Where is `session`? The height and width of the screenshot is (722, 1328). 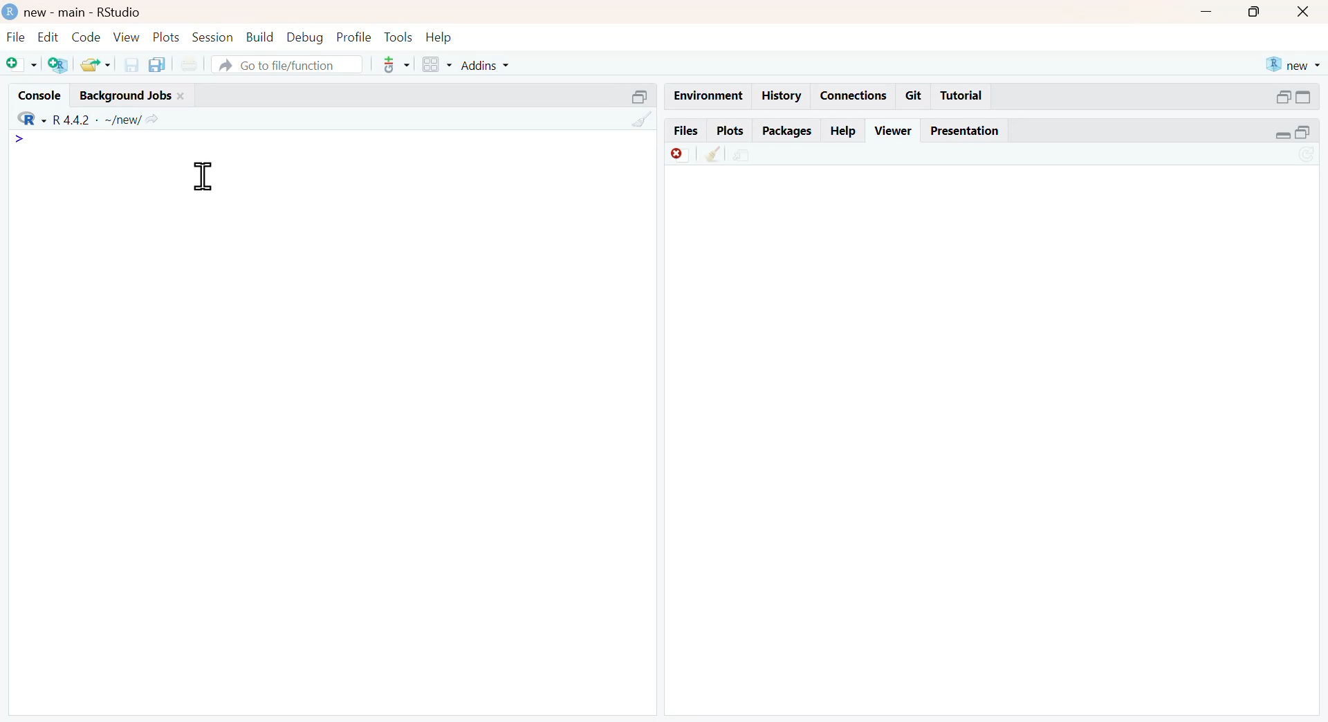 session is located at coordinates (214, 37).